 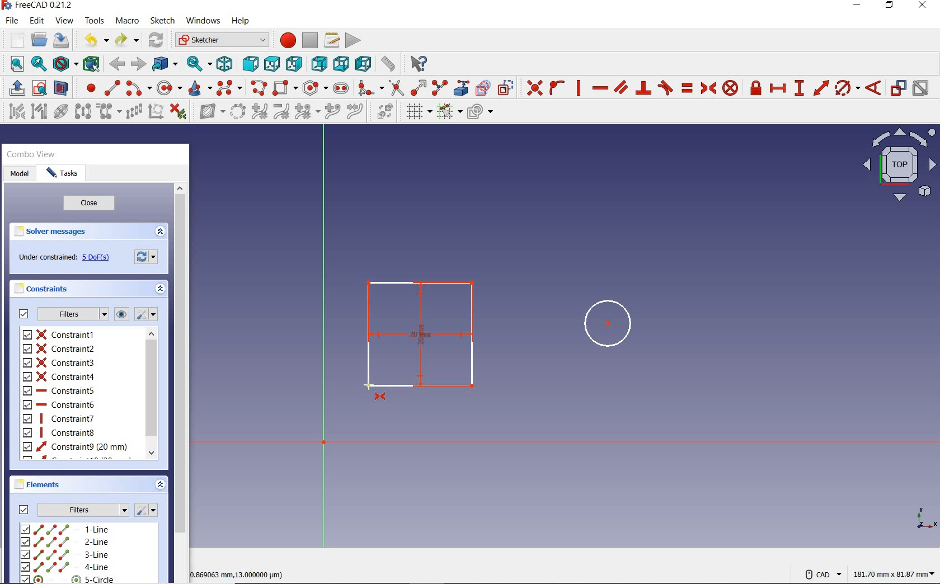 What do you see at coordinates (645, 88) in the screenshot?
I see `constrain perpendicular` at bounding box center [645, 88].